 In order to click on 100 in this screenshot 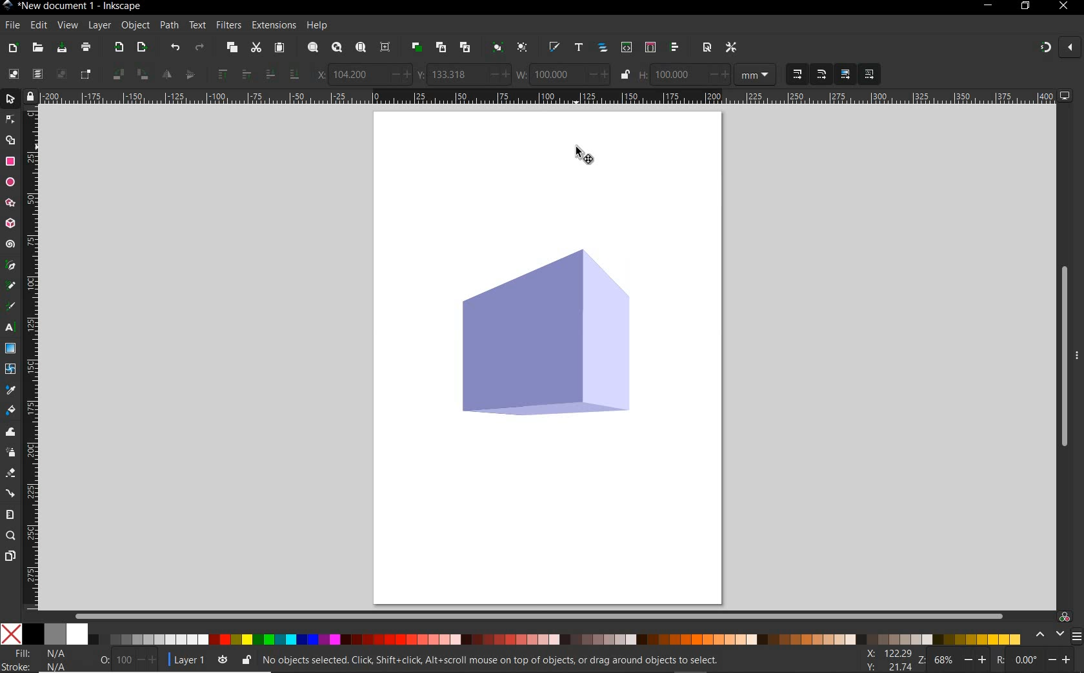, I will do `click(123, 660)`.